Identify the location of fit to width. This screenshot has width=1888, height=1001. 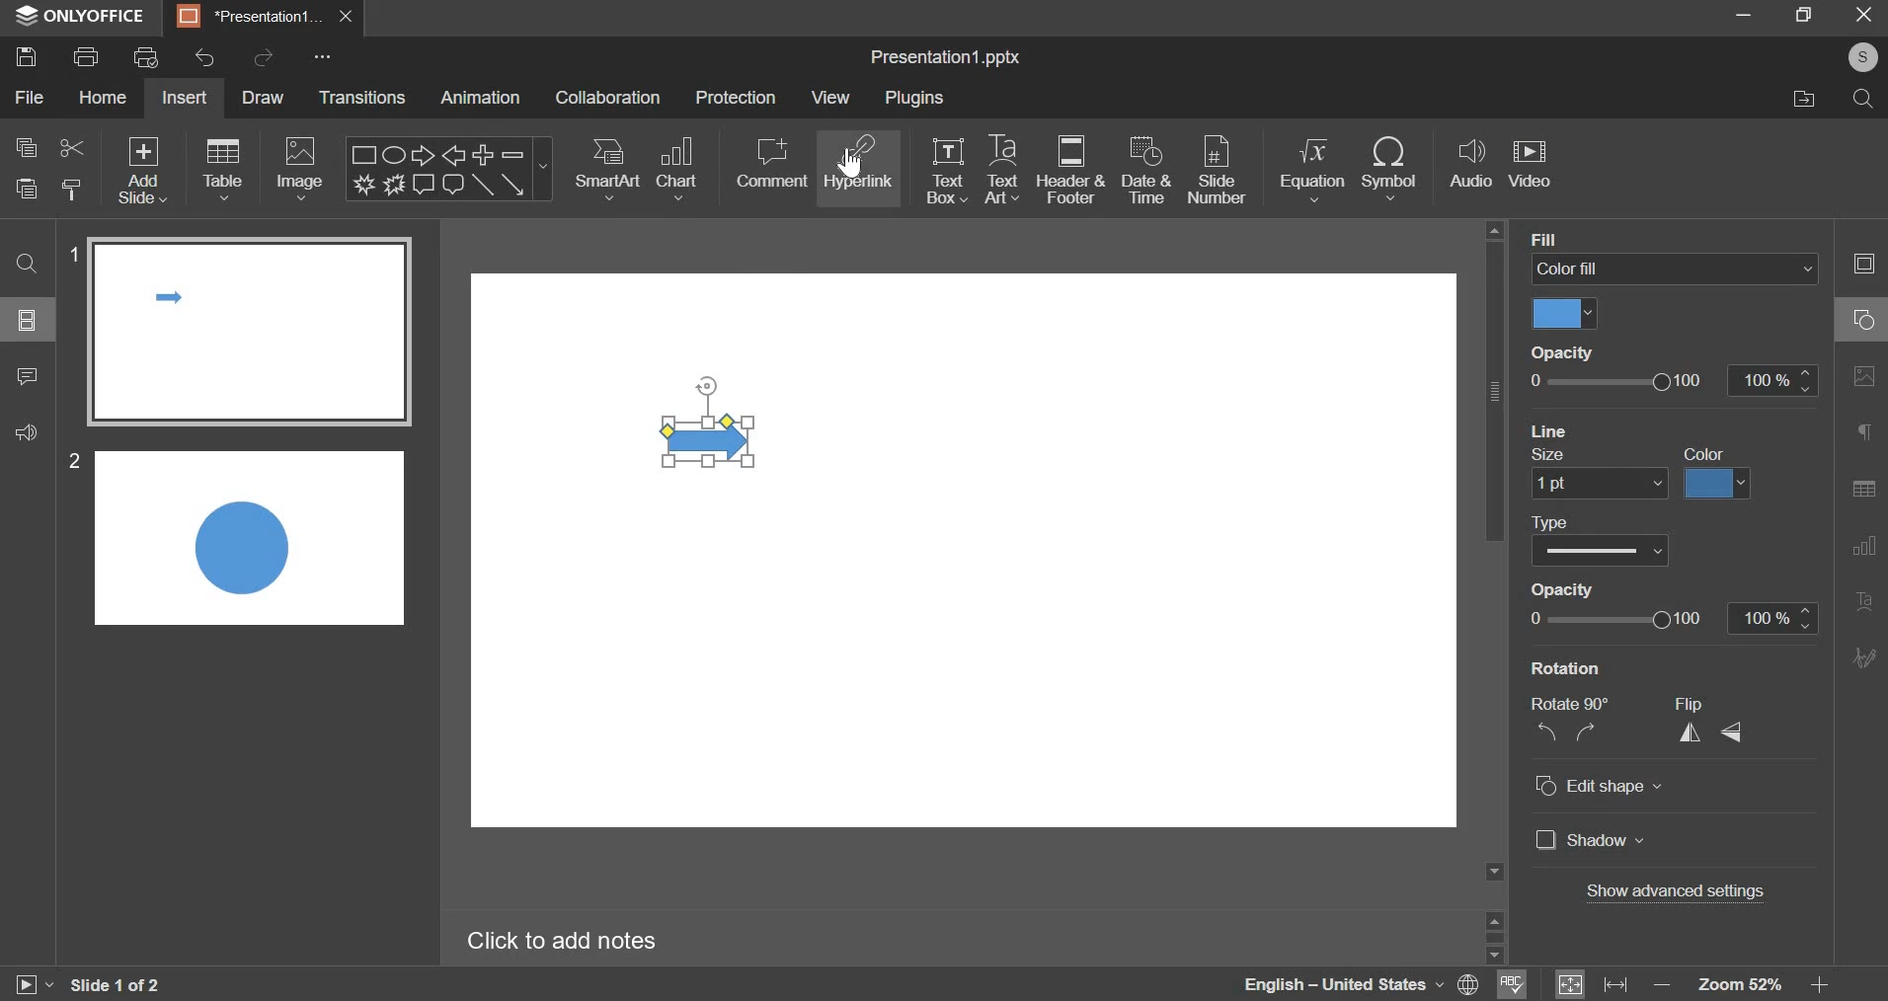
(1616, 985).